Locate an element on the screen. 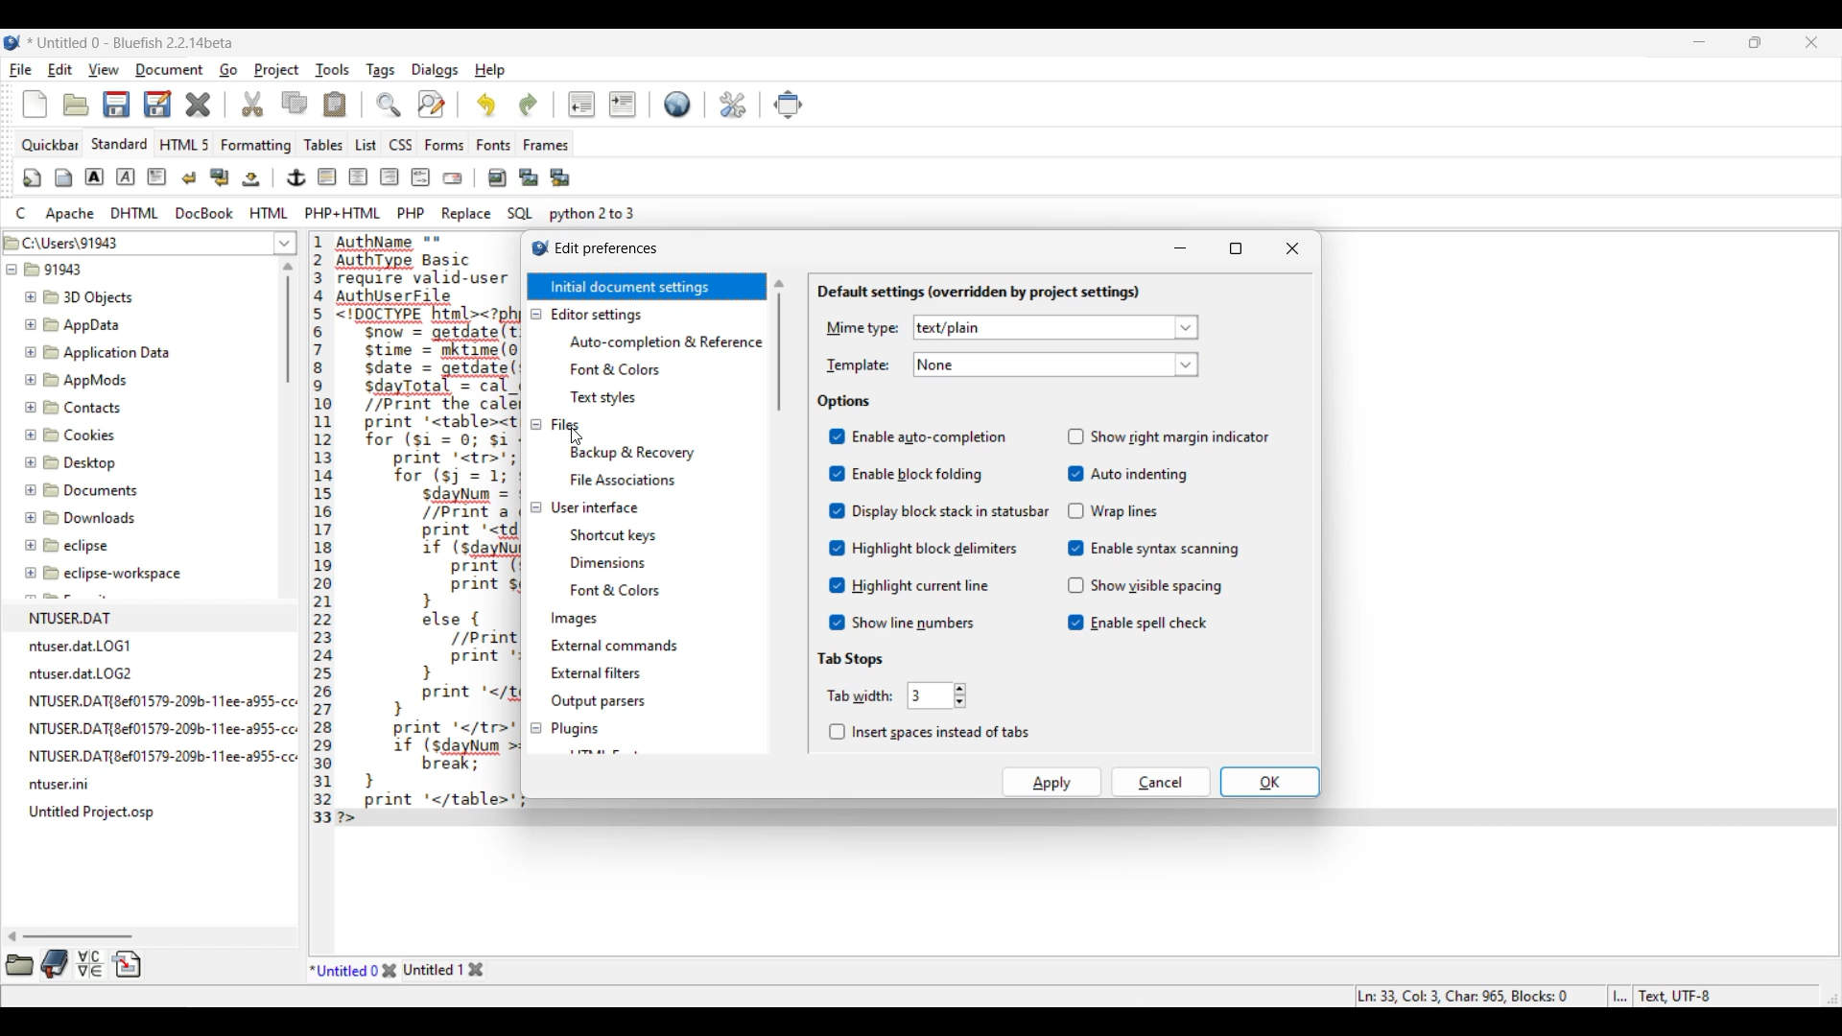 Image resolution: width=1842 pixels, height=1036 pixels. Compyter code options is located at coordinates (325, 213).